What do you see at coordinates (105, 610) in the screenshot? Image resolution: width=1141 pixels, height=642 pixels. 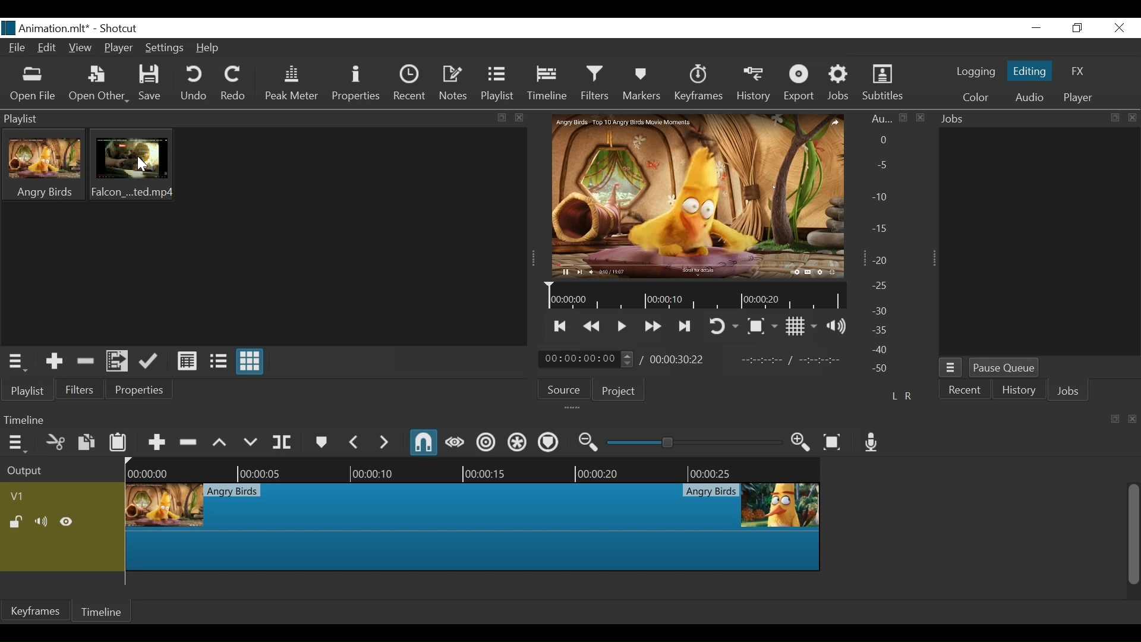 I see `Timeline` at bounding box center [105, 610].